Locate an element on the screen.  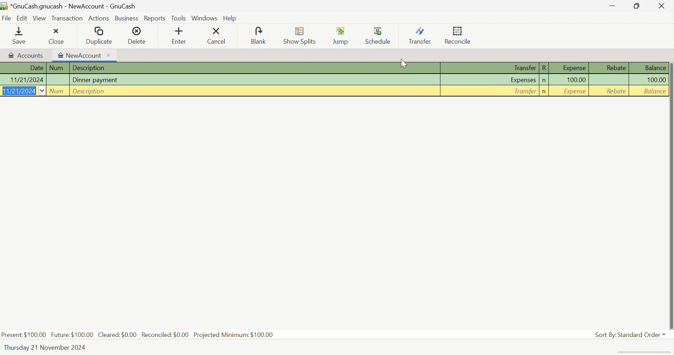
Enter is located at coordinates (180, 36).